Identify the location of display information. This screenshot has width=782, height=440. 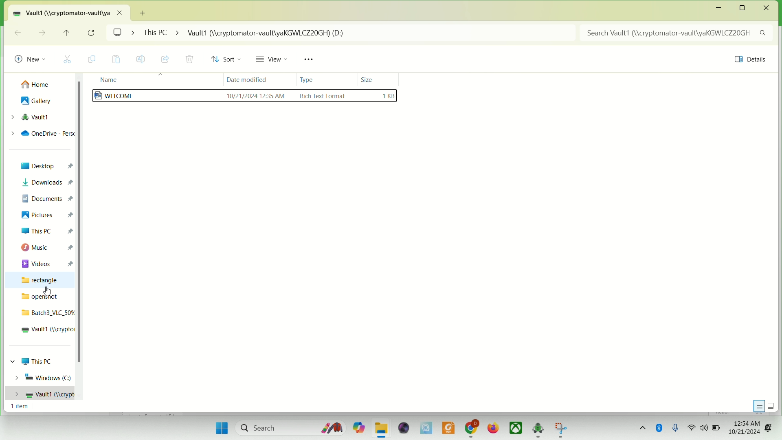
(757, 405).